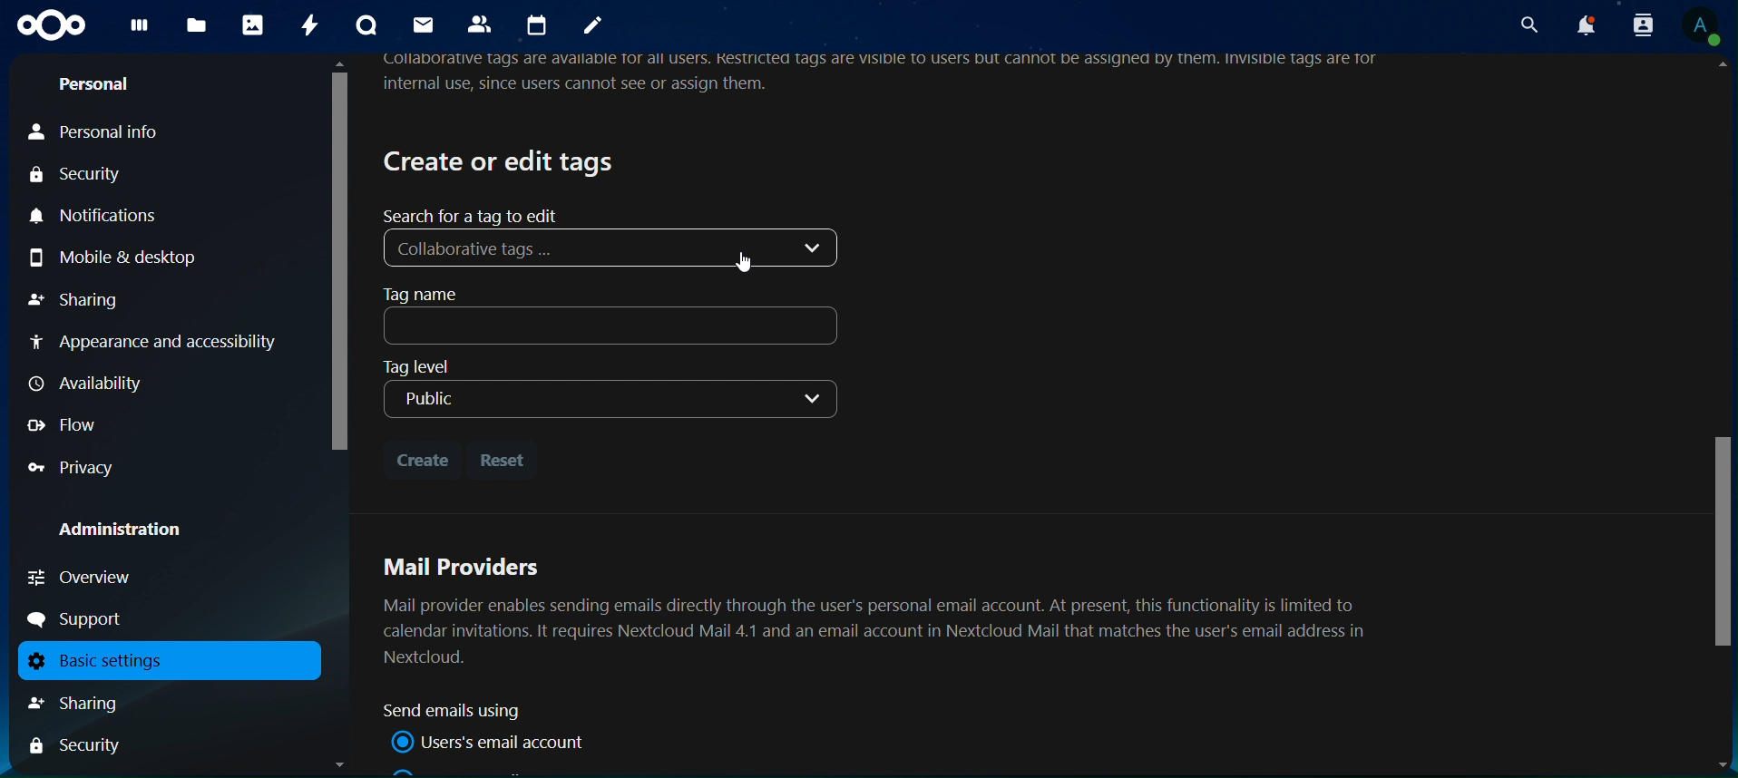 This screenshot has width=1738, height=778. What do you see at coordinates (483, 25) in the screenshot?
I see `contacts` at bounding box center [483, 25].